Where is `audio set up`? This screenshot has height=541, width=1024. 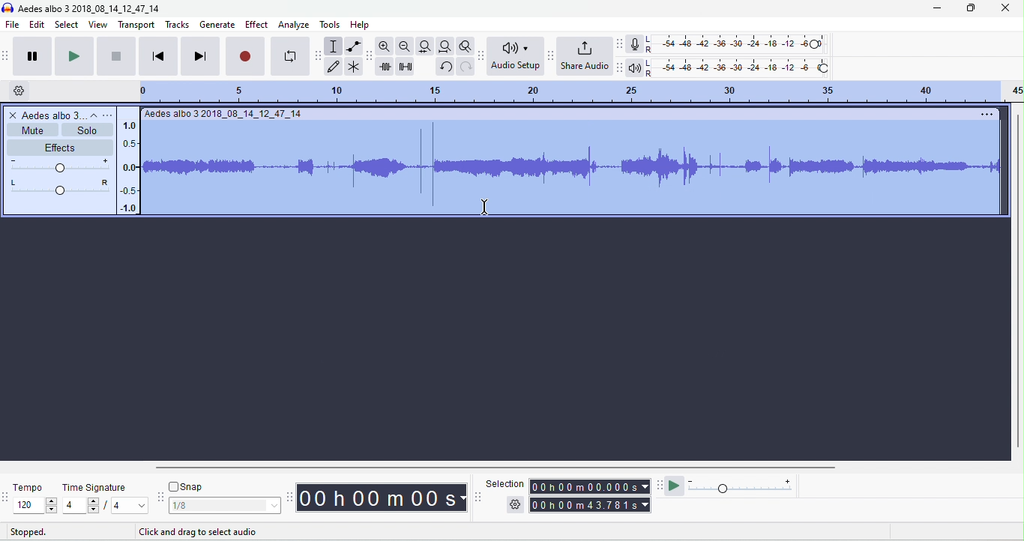 audio set up is located at coordinates (514, 56).